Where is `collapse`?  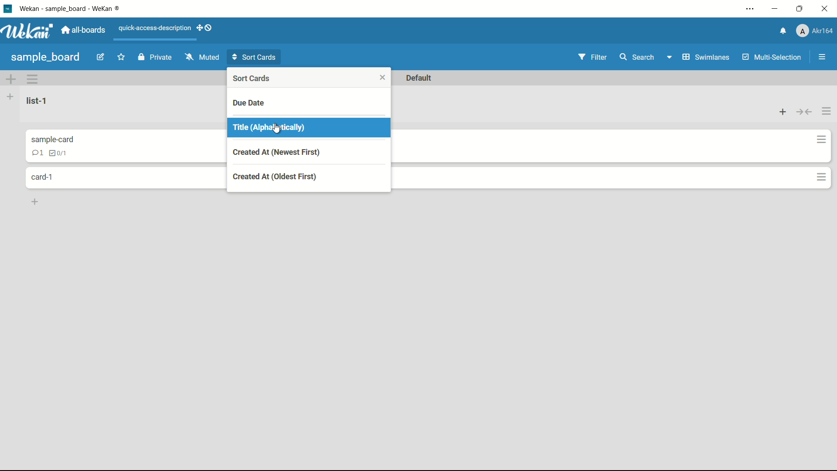 collapse is located at coordinates (804, 113).